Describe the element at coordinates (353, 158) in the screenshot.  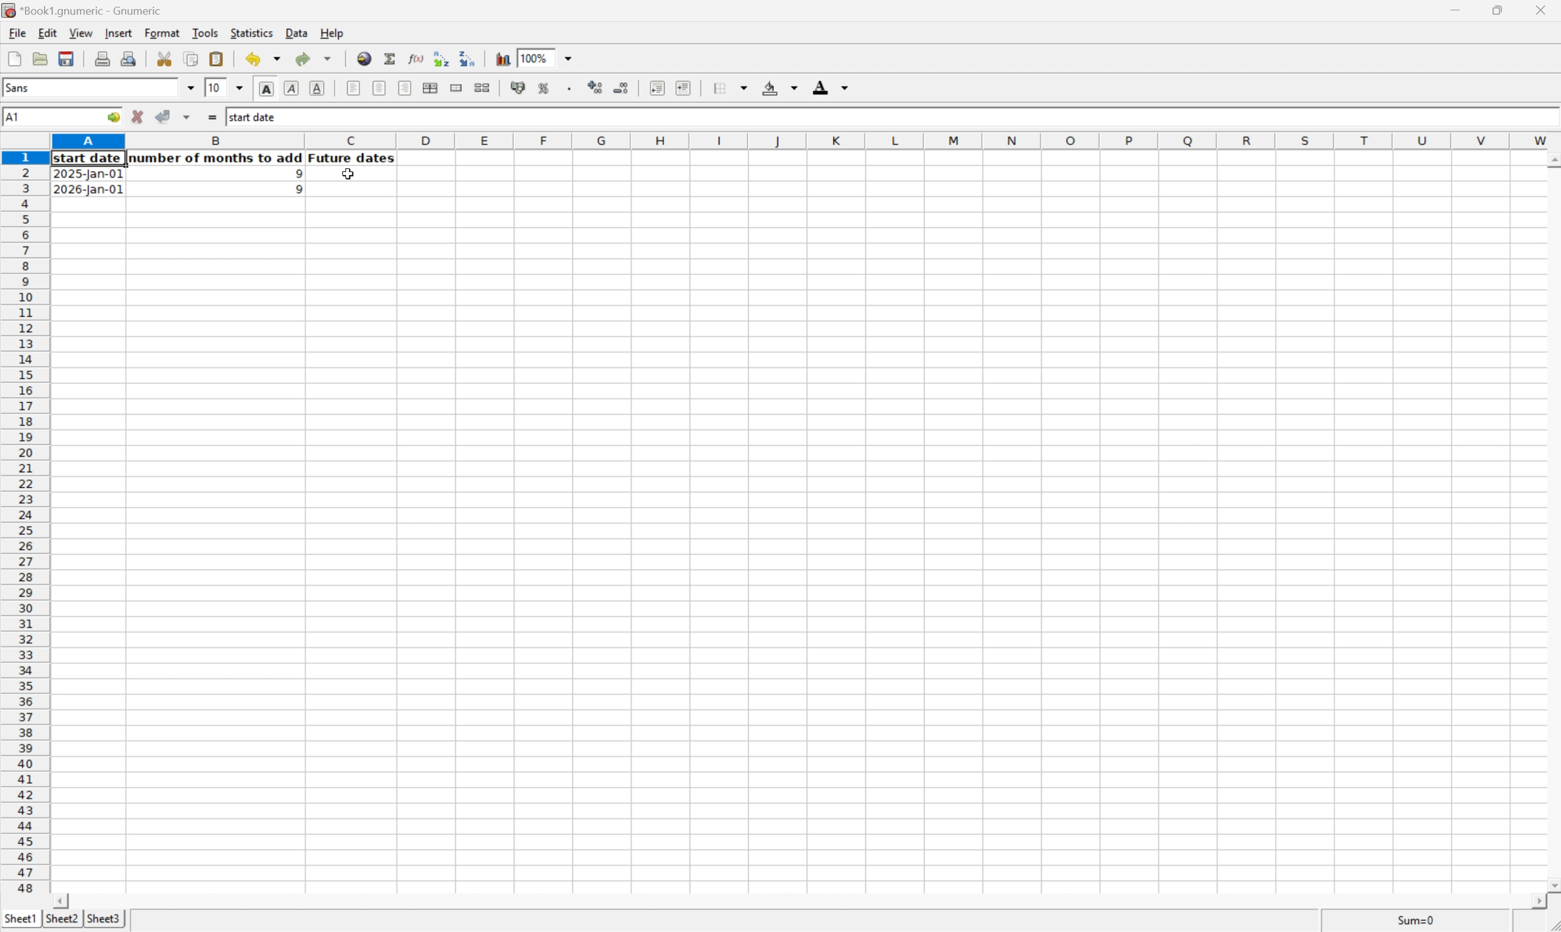
I see `future dates` at that location.